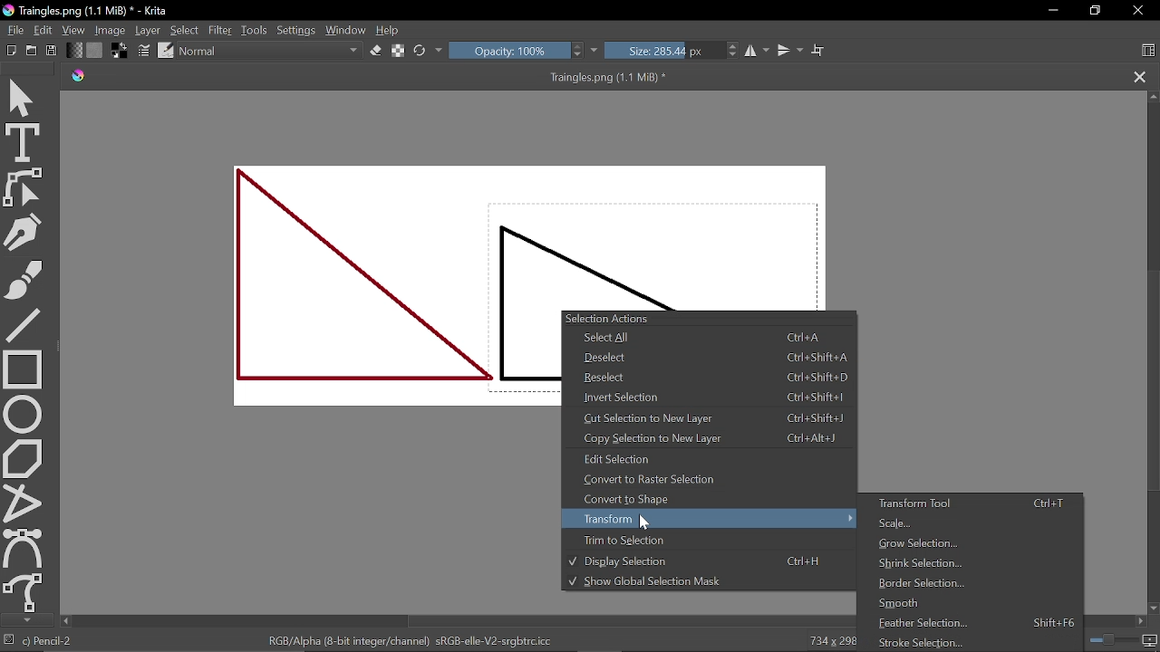  I want to click on Transform, so click(711, 518).